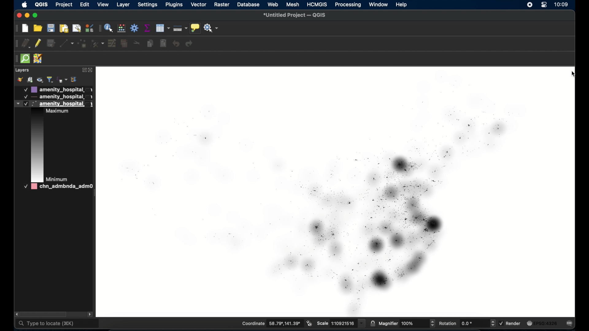 The width and height of the screenshot is (589, 331). Describe the element at coordinates (467, 323) in the screenshot. I see `rotation` at that location.